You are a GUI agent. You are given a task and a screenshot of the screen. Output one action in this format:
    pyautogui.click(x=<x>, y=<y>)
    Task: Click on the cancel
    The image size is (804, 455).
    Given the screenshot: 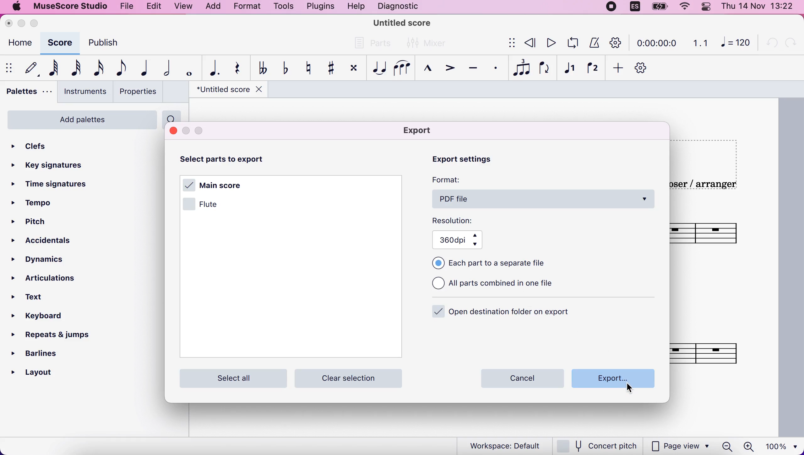 What is the action you would take?
    pyautogui.click(x=524, y=378)
    